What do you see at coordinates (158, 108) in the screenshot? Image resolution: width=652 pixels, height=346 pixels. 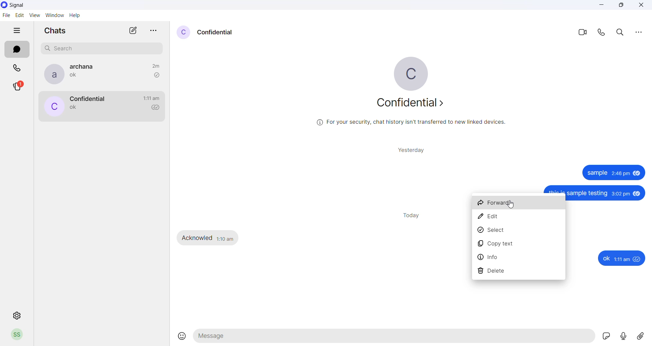 I see `read recipient` at bounding box center [158, 108].